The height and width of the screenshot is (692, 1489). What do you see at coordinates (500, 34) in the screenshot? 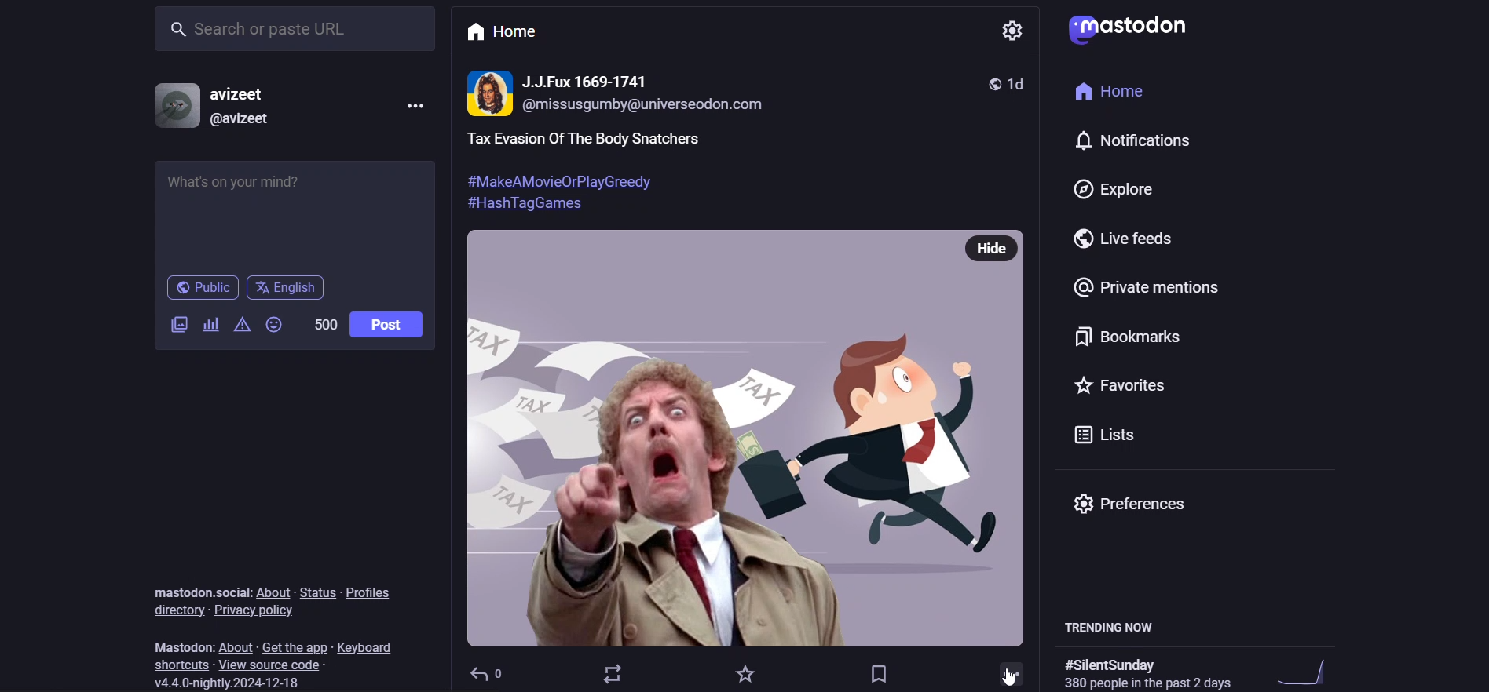
I see `home` at bounding box center [500, 34].